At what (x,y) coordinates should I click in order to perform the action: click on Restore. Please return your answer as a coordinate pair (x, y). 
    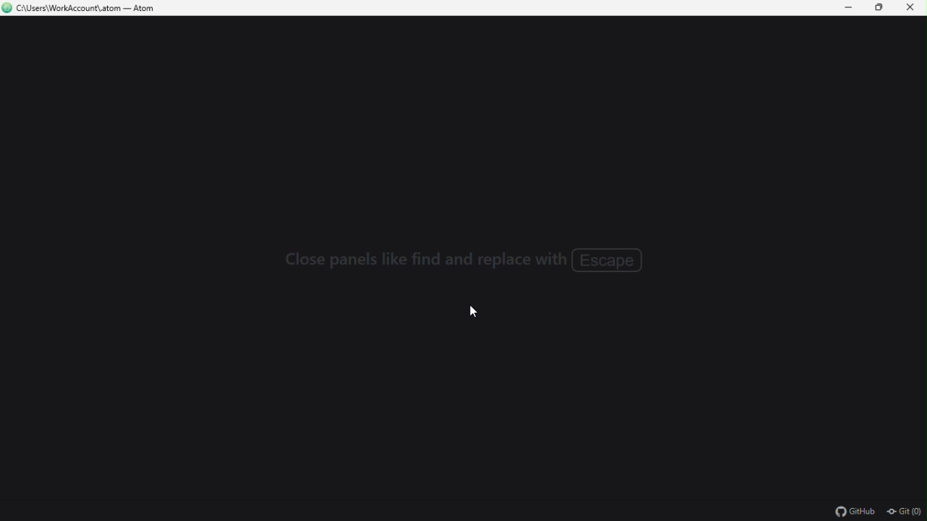
    Looking at the image, I should click on (880, 9).